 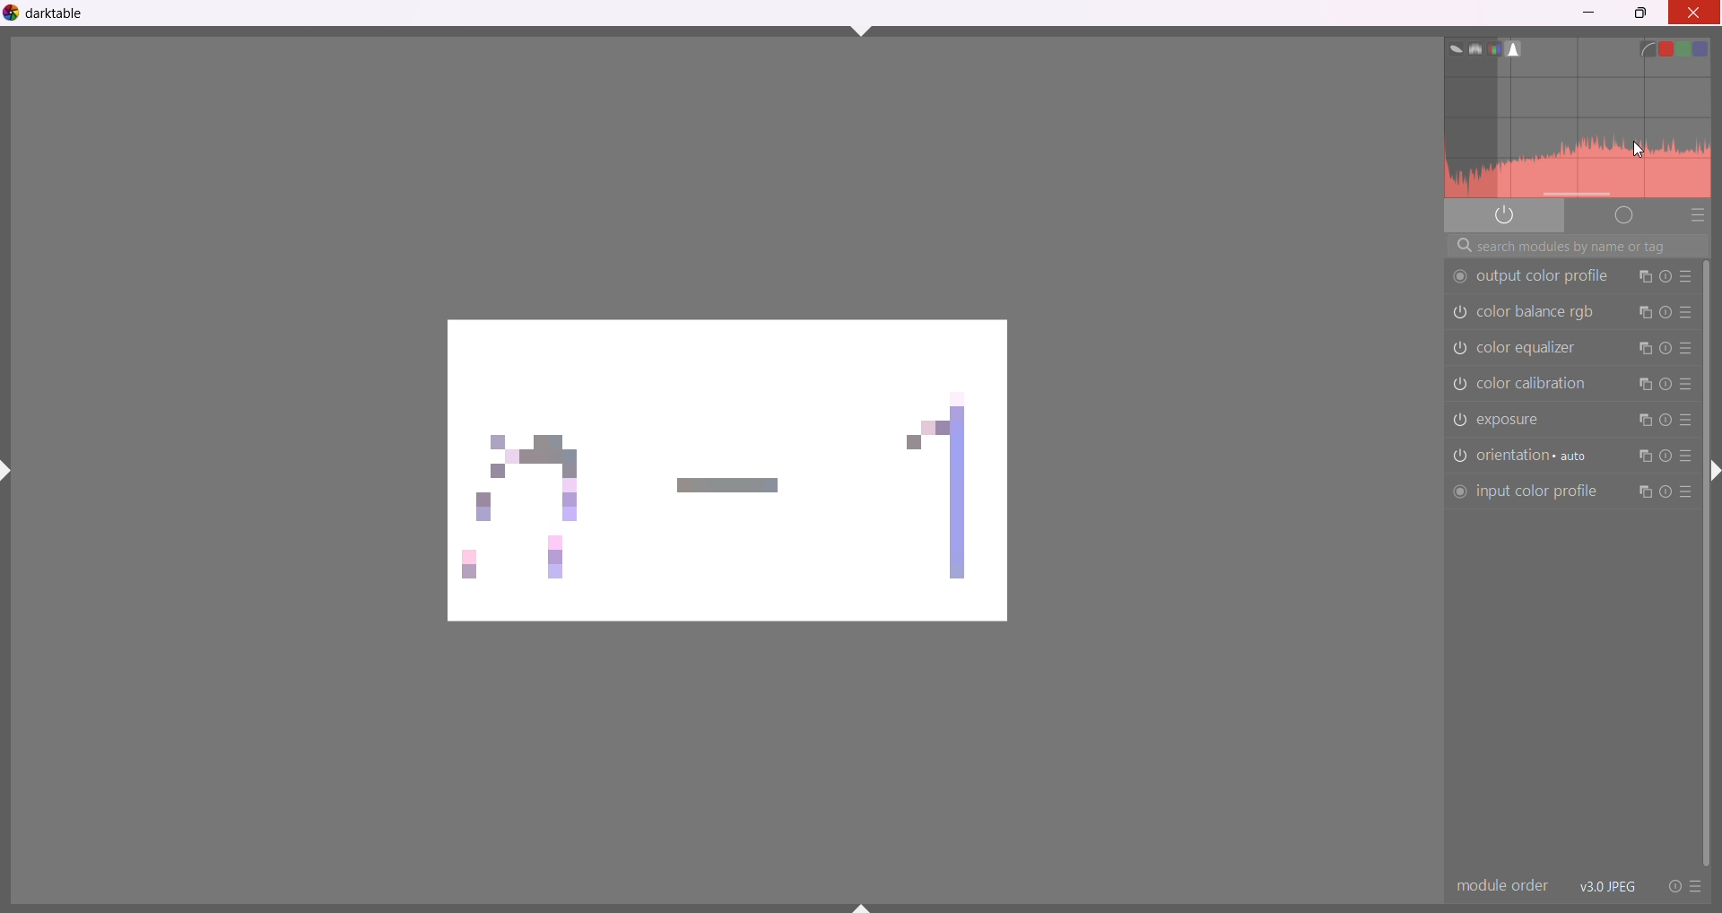 What do you see at coordinates (1643, 314) in the screenshot?
I see `instance` at bounding box center [1643, 314].